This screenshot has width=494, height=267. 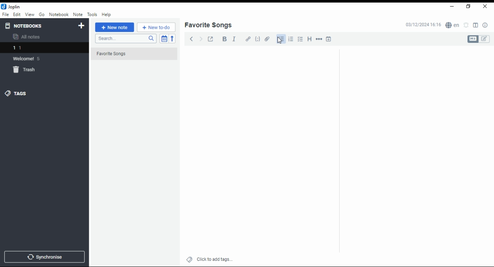 What do you see at coordinates (211, 39) in the screenshot?
I see `toggle external editing` at bounding box center [211, 39].